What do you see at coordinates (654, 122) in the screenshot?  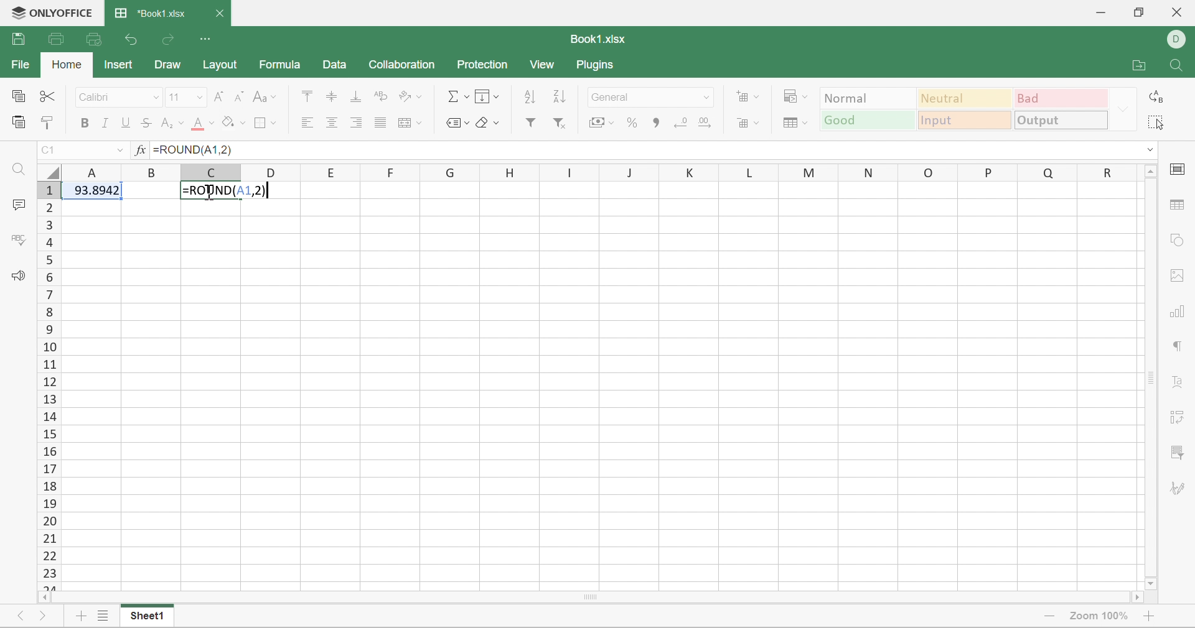 I see `Comma style` at bounding box center [654, 122].